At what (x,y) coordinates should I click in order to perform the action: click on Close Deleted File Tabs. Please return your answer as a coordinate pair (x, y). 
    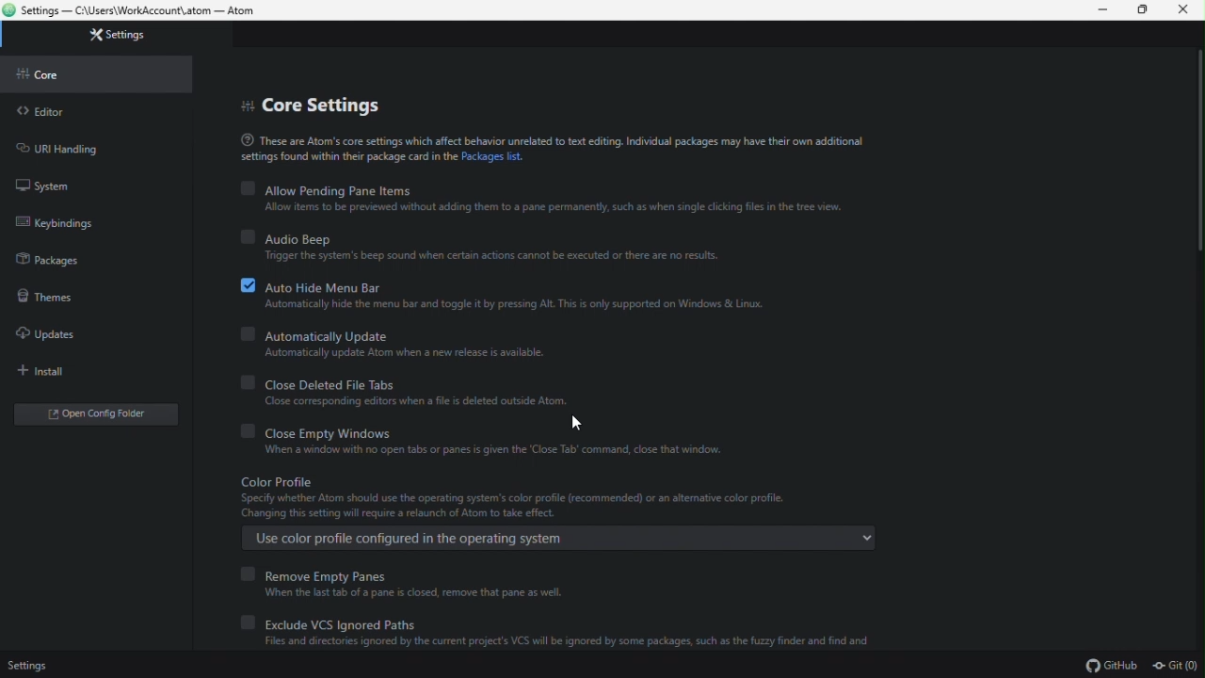
    Looking at the image, I should click on (530, 380).